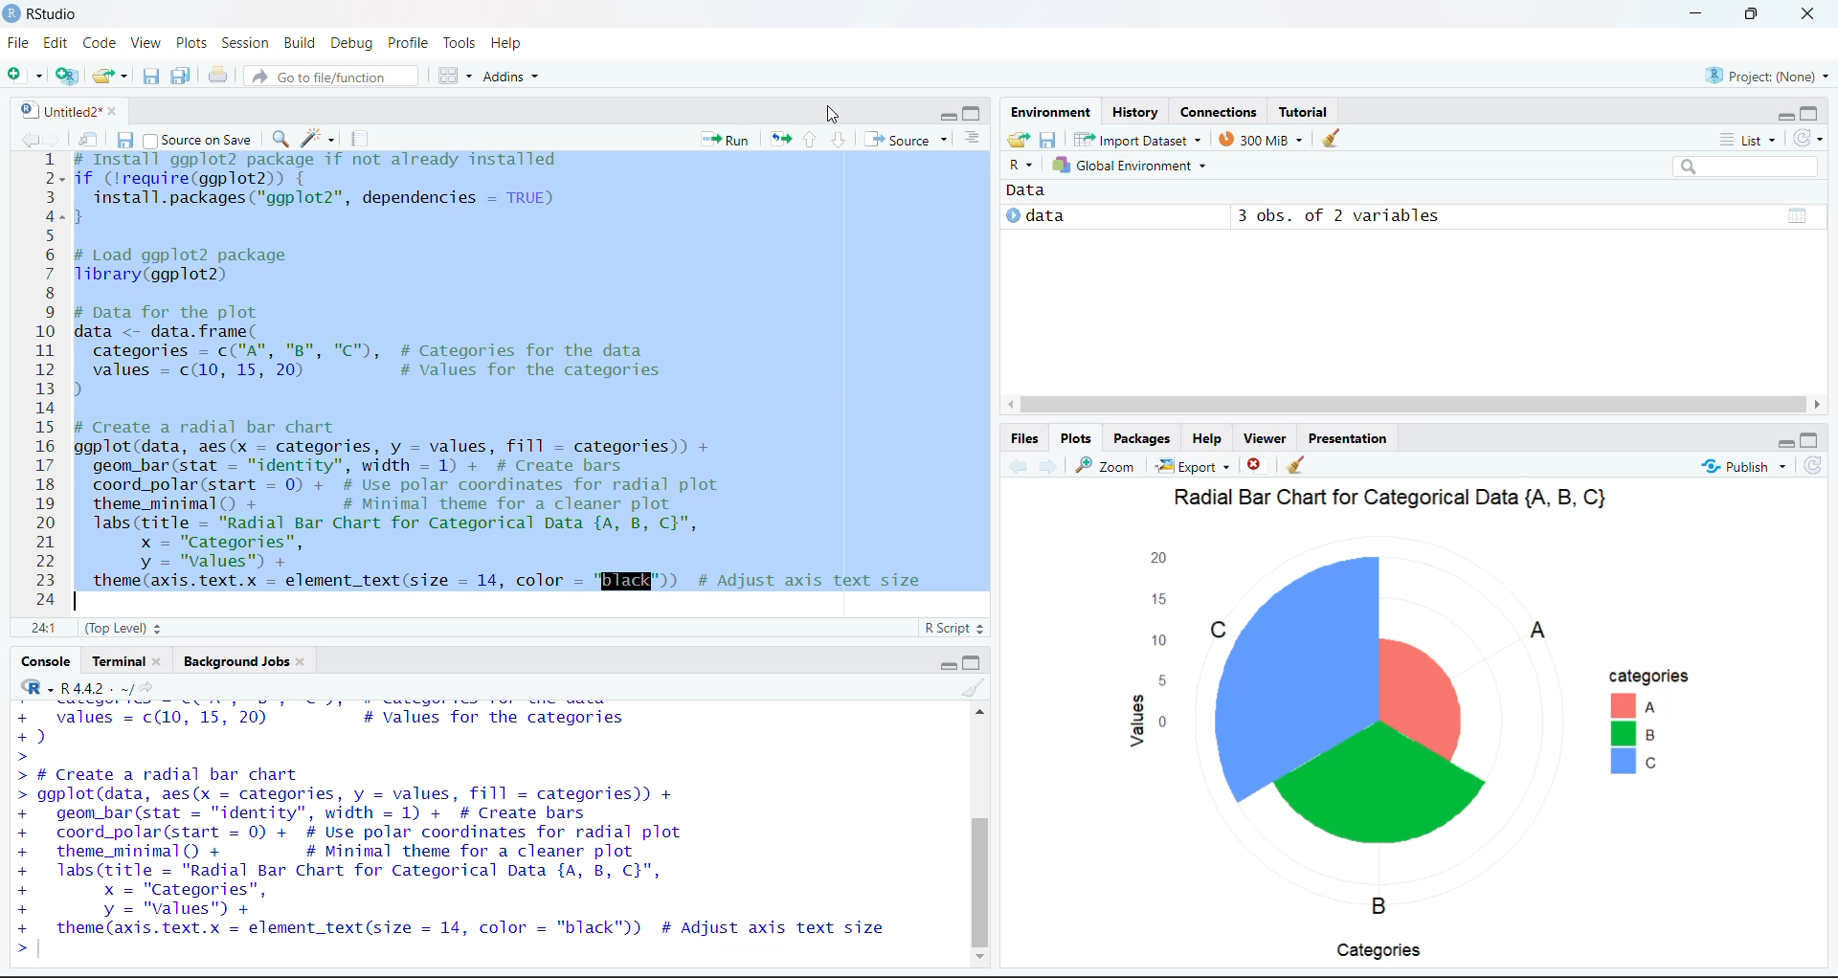 Image resolution: width=1838 pixels, height=978 pixels. What do you see at coordinates (1140, 138) in the screenshot?
I see ` import Dataset ` at bounding box center [1140, 138].